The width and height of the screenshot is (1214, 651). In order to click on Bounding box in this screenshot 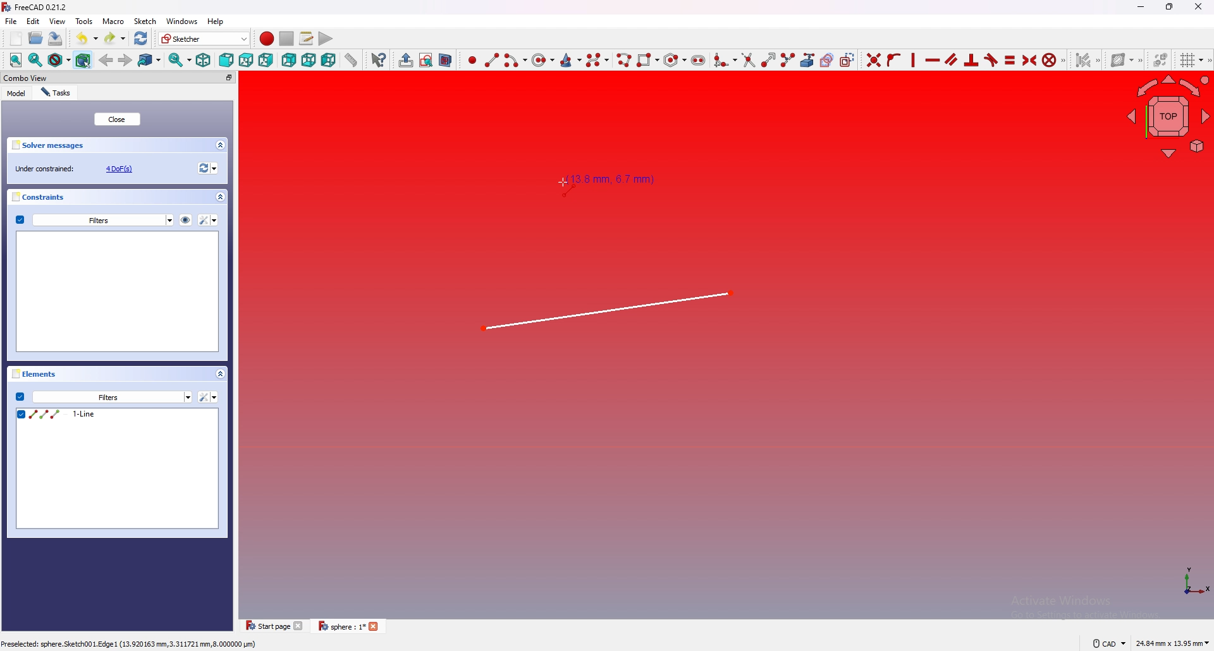, I will do `click(84, 59)`.